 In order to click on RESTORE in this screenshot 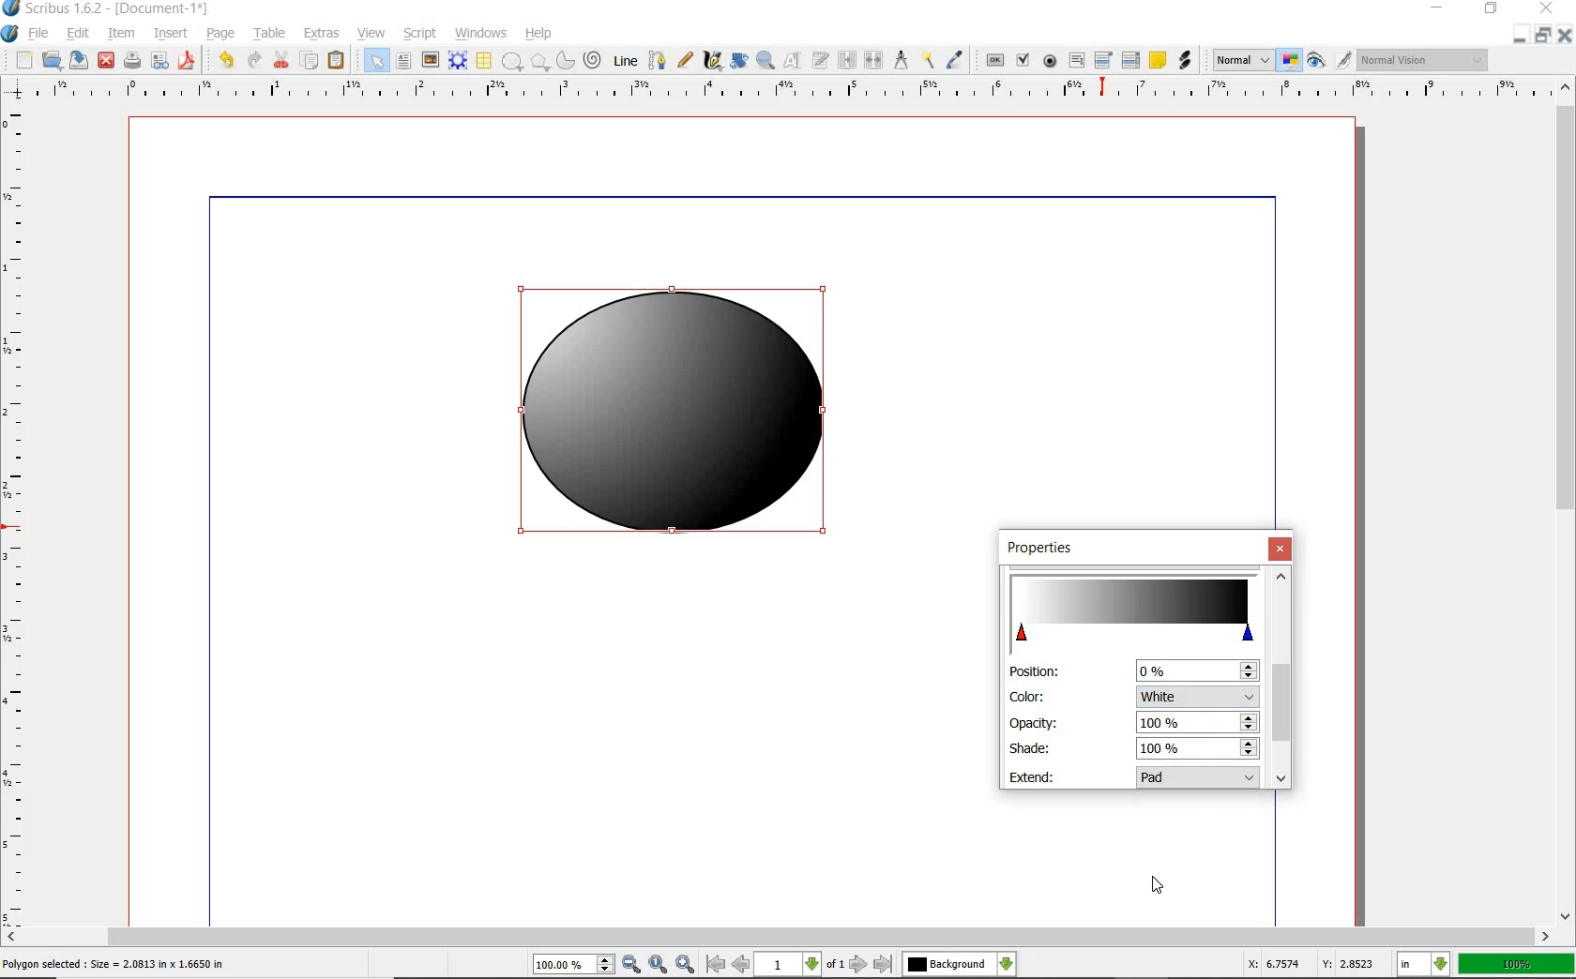, I will do `click(1543, 36)`.